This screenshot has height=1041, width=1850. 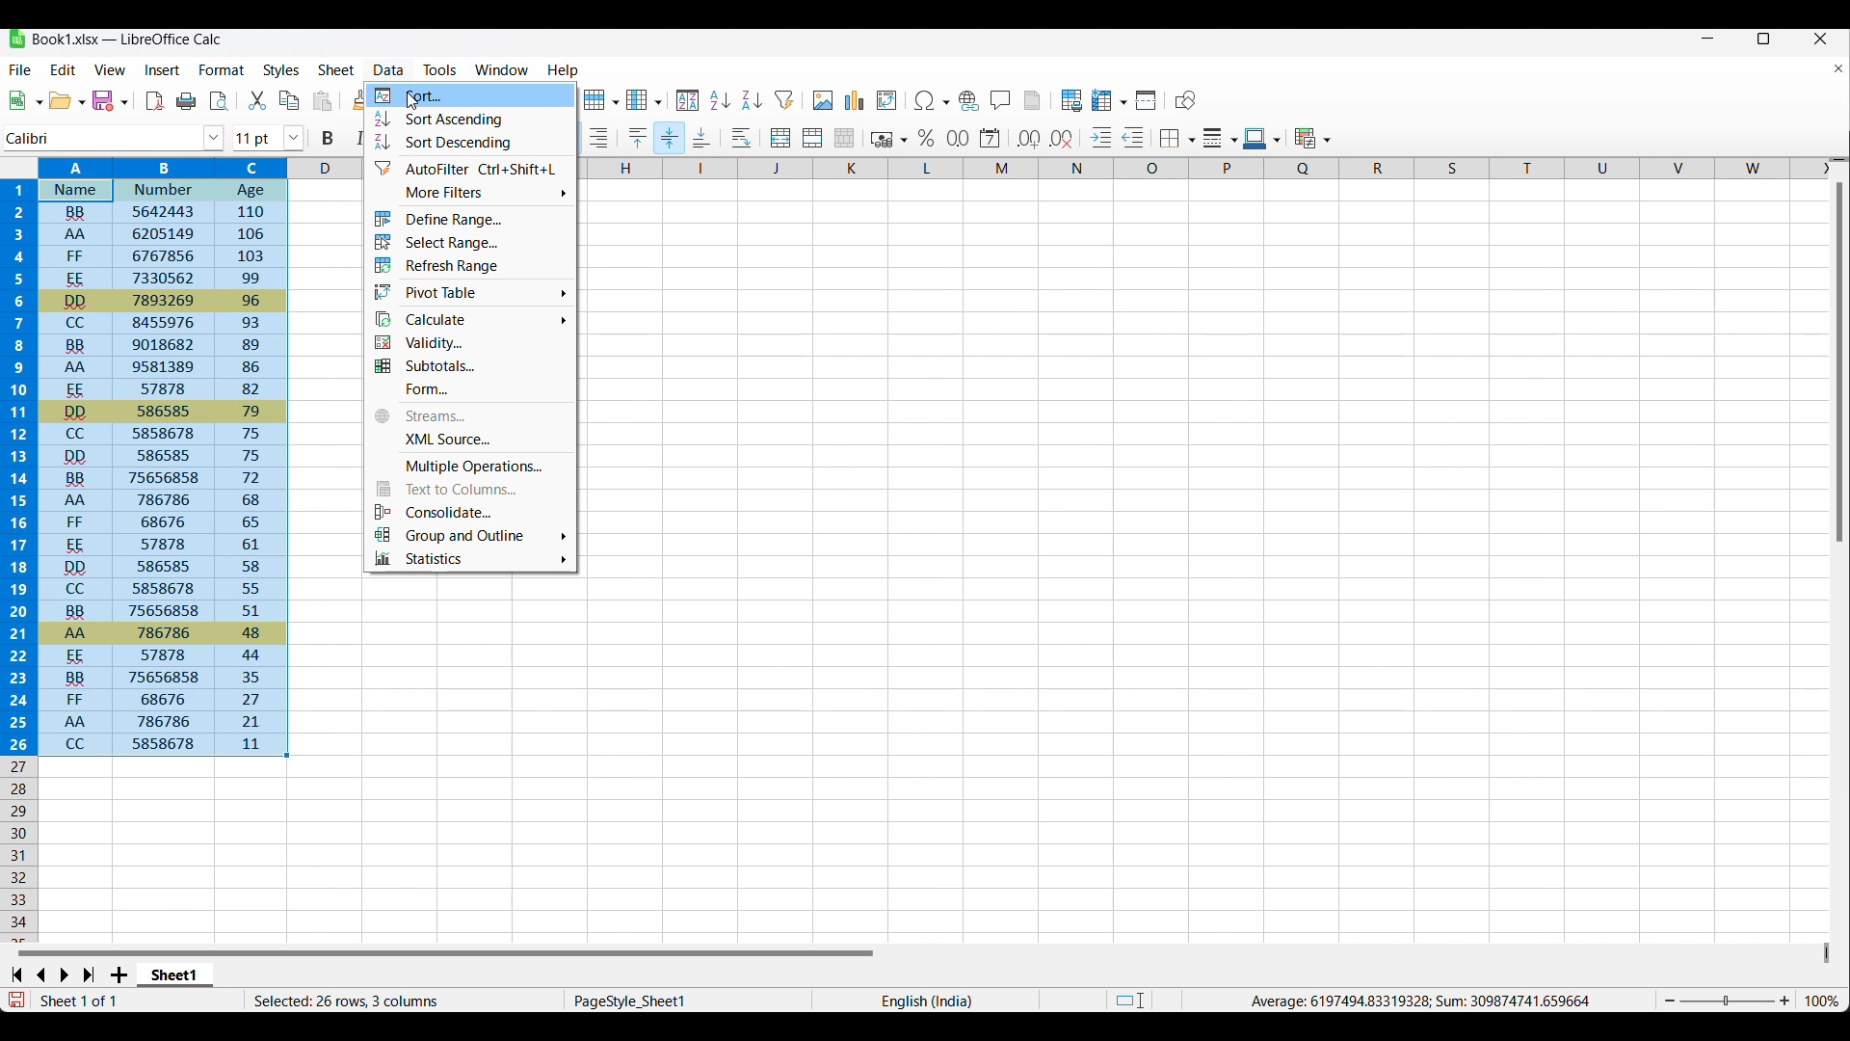 I want to click on Go to first sheet, so click(x=15, y=974).